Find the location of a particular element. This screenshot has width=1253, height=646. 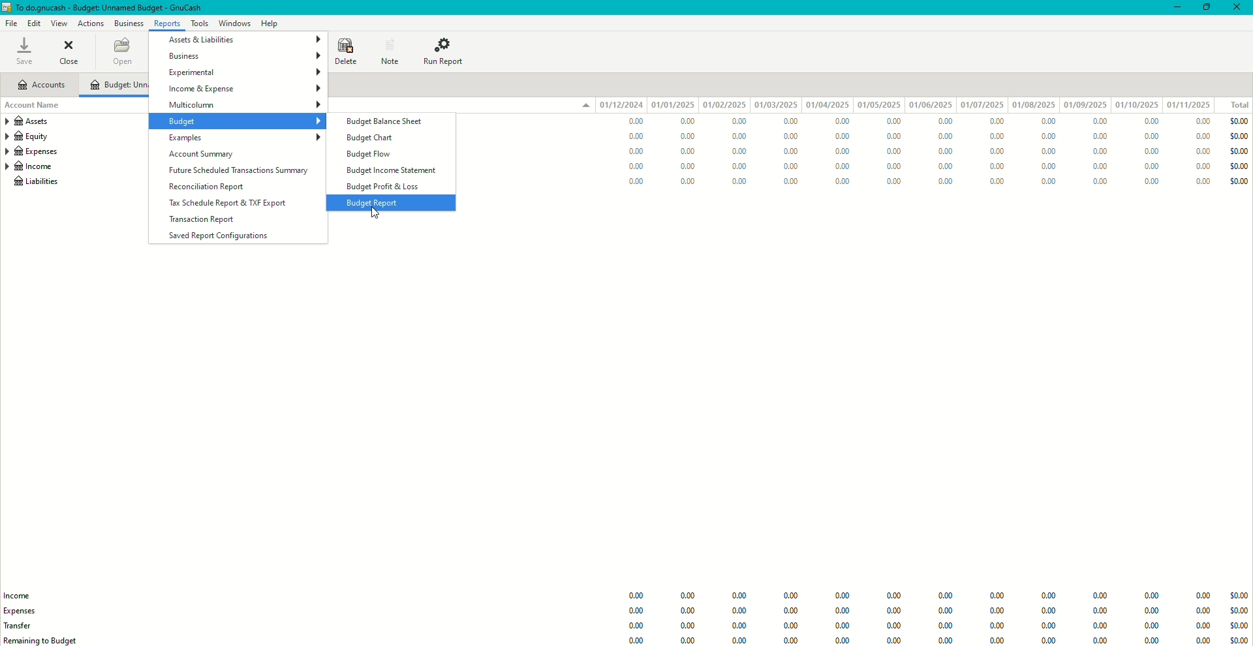

Trade is located at coordinates (23, 624).